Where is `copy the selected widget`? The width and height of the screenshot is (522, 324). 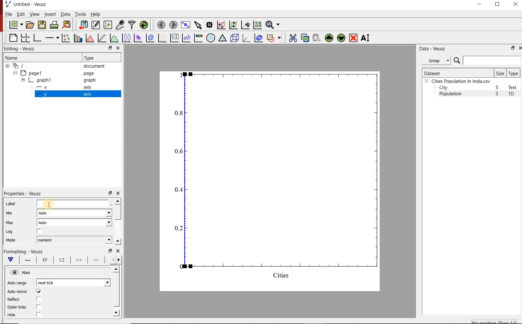
copy the selected widget is located at coordinates (304, 37).